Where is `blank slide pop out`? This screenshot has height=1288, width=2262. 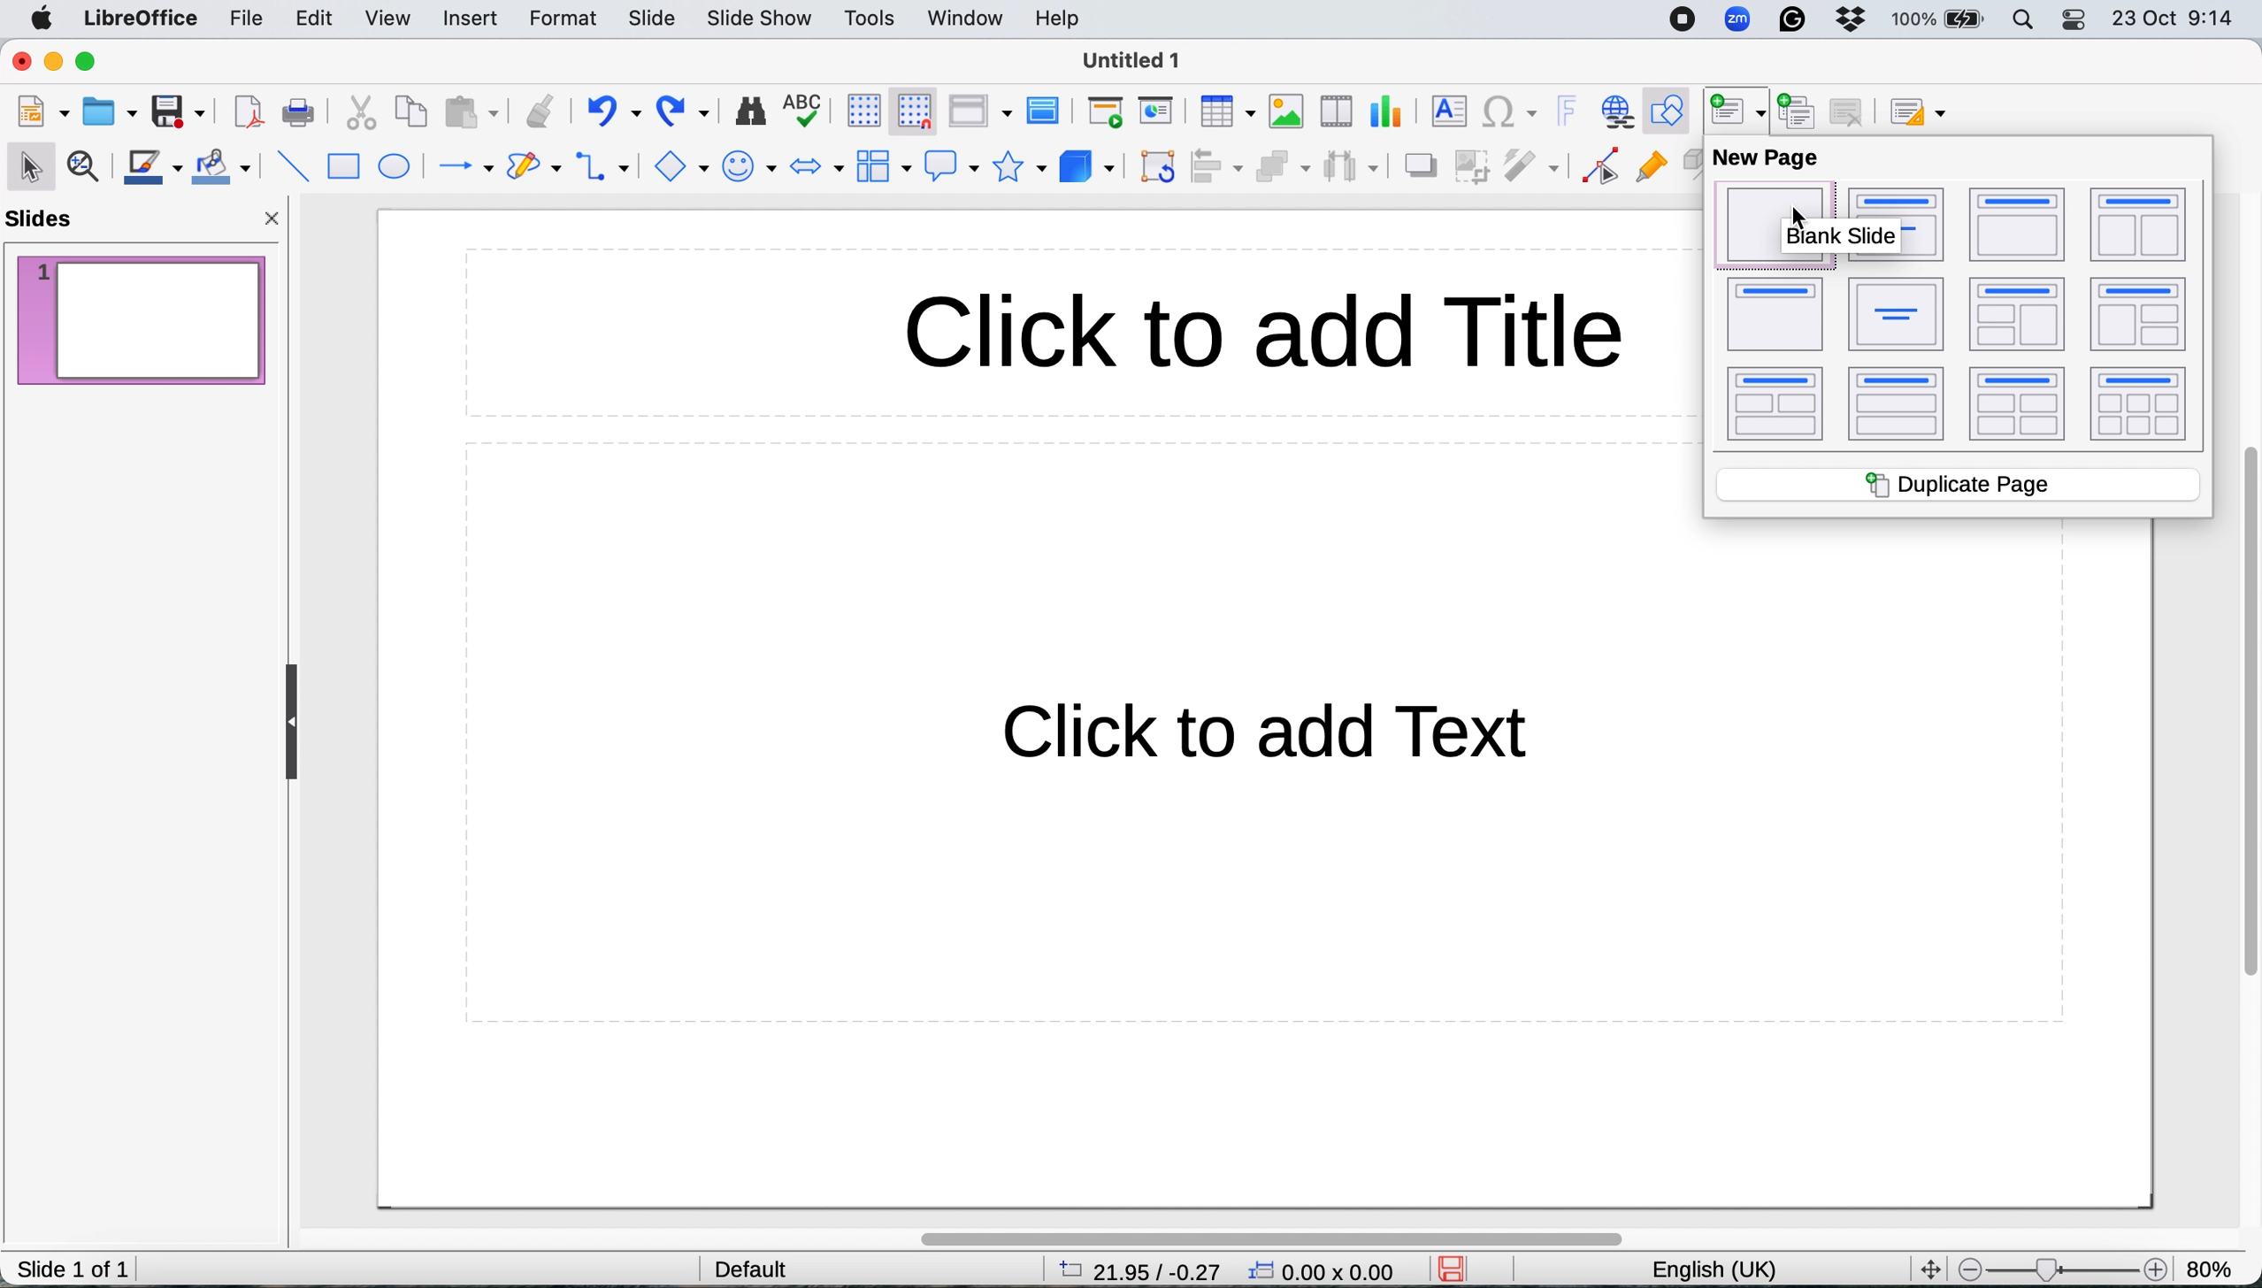 blank slide pop out is located at coordinates (1836, 239).